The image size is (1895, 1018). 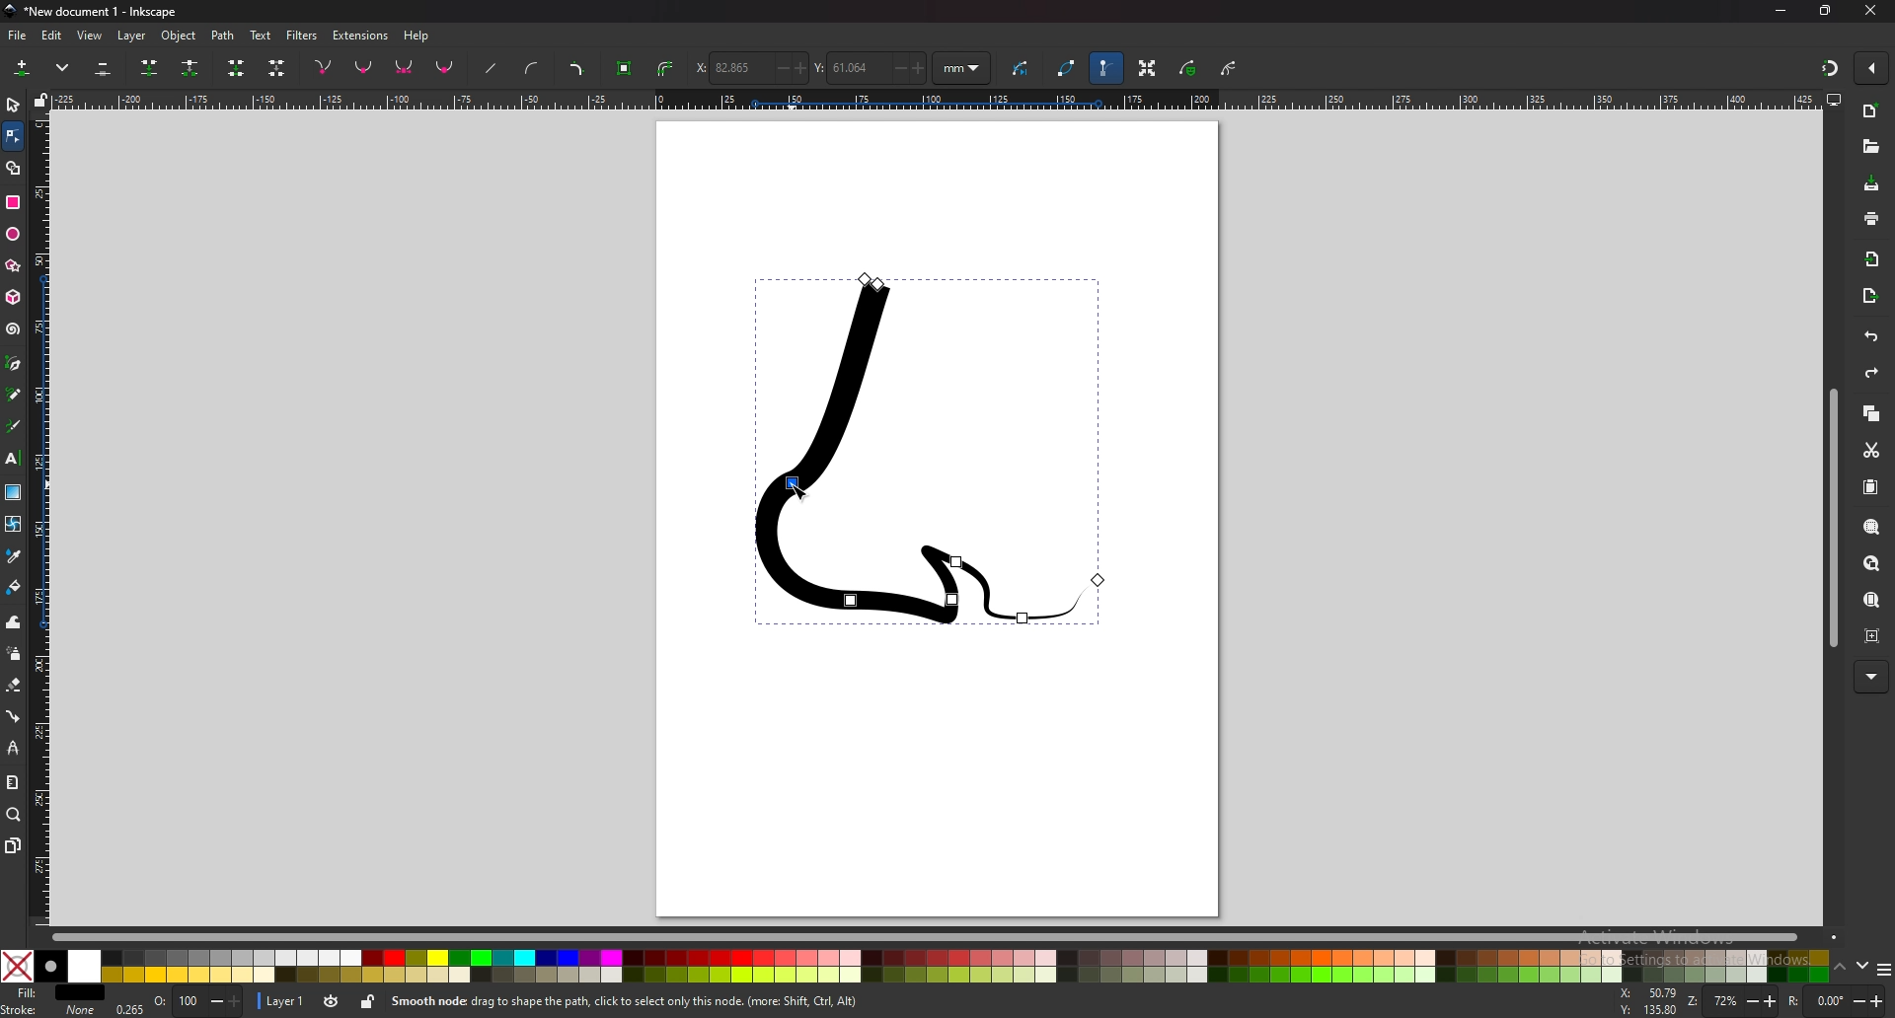 What do you see at coordinates (364, 69) in the screenshot?
I see `smooth` at bounding box center [364, 69].